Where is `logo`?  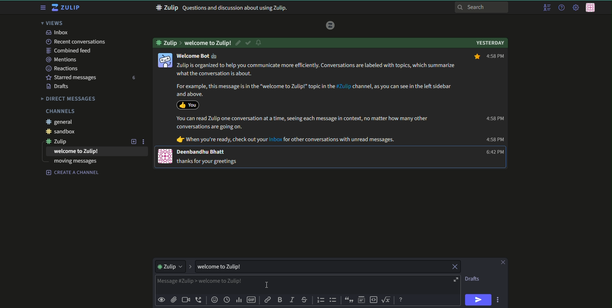 logo is located at coordinates (331, 25).